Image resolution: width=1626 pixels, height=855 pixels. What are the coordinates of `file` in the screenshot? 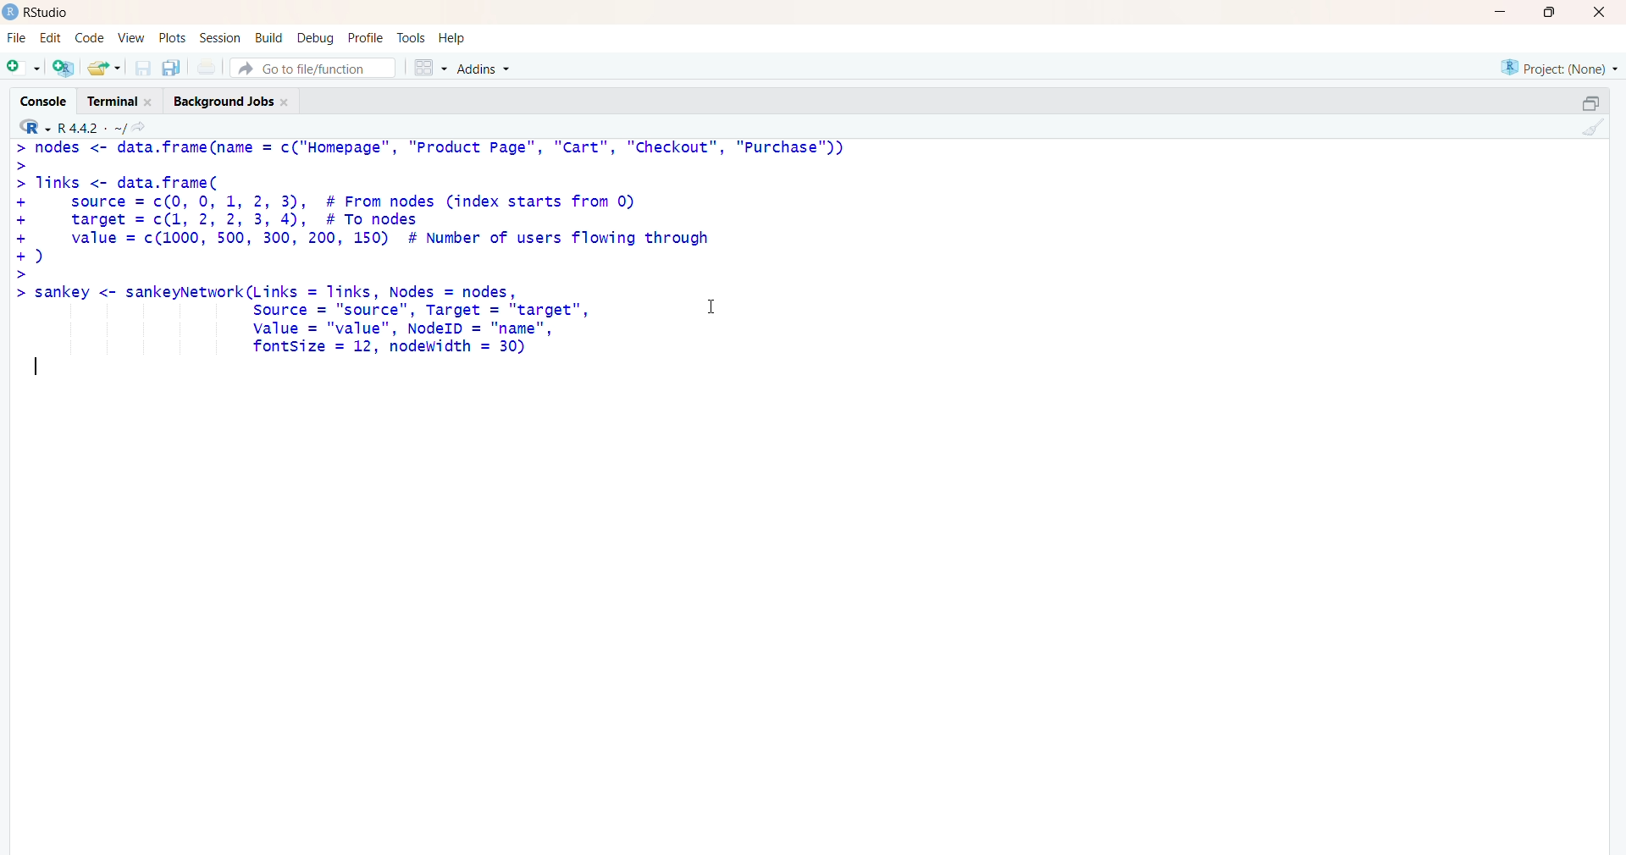 It's located at (16, 35).